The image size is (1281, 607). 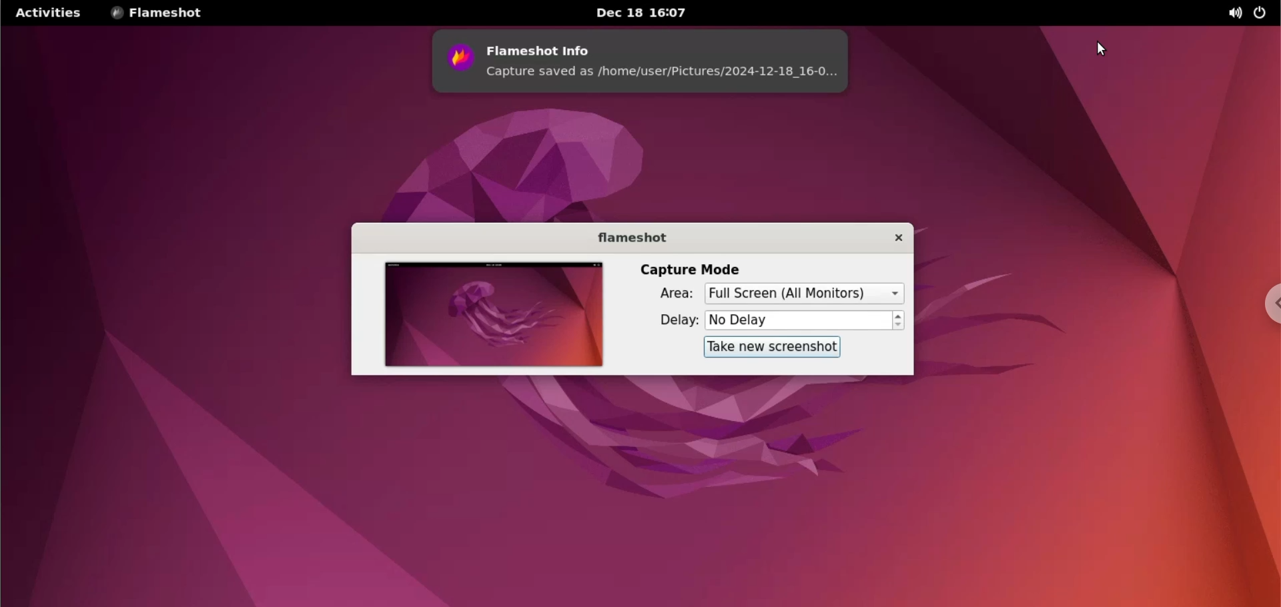 I want to click on cursor, so click(x=1104, y=51).